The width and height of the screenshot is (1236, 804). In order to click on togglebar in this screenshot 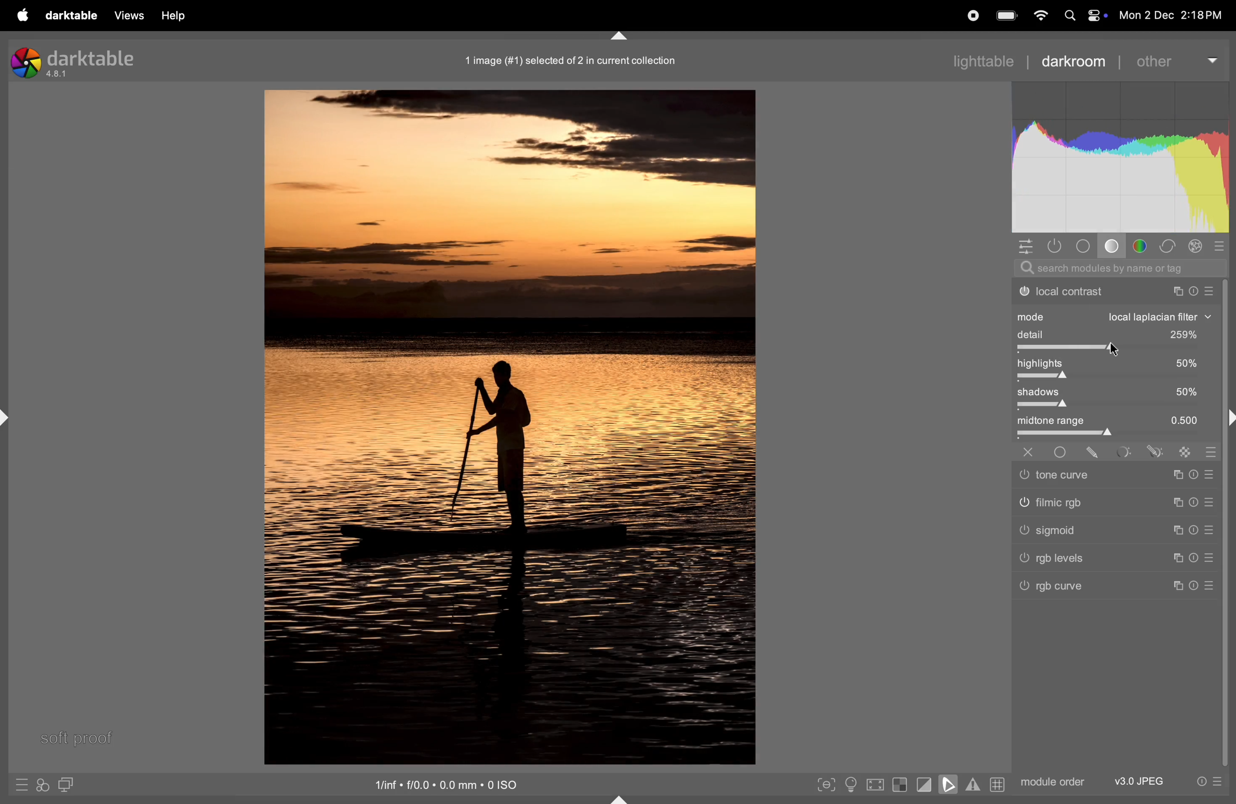, I will do `click(1115, 378)`.